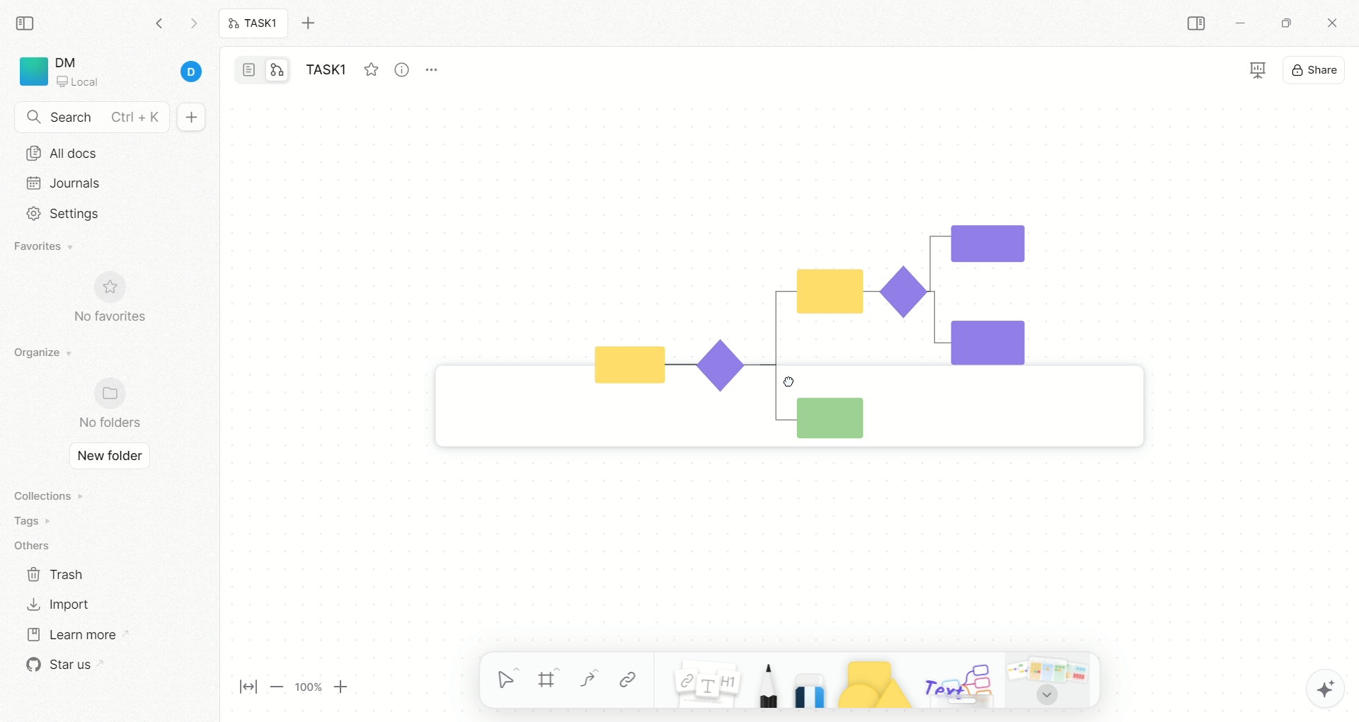 The height and width of the screenshot is (722, 1359). What do you see at coordinates (1335, 25) in the screenshot?
I see `close` at bounding box center [1335, 25].